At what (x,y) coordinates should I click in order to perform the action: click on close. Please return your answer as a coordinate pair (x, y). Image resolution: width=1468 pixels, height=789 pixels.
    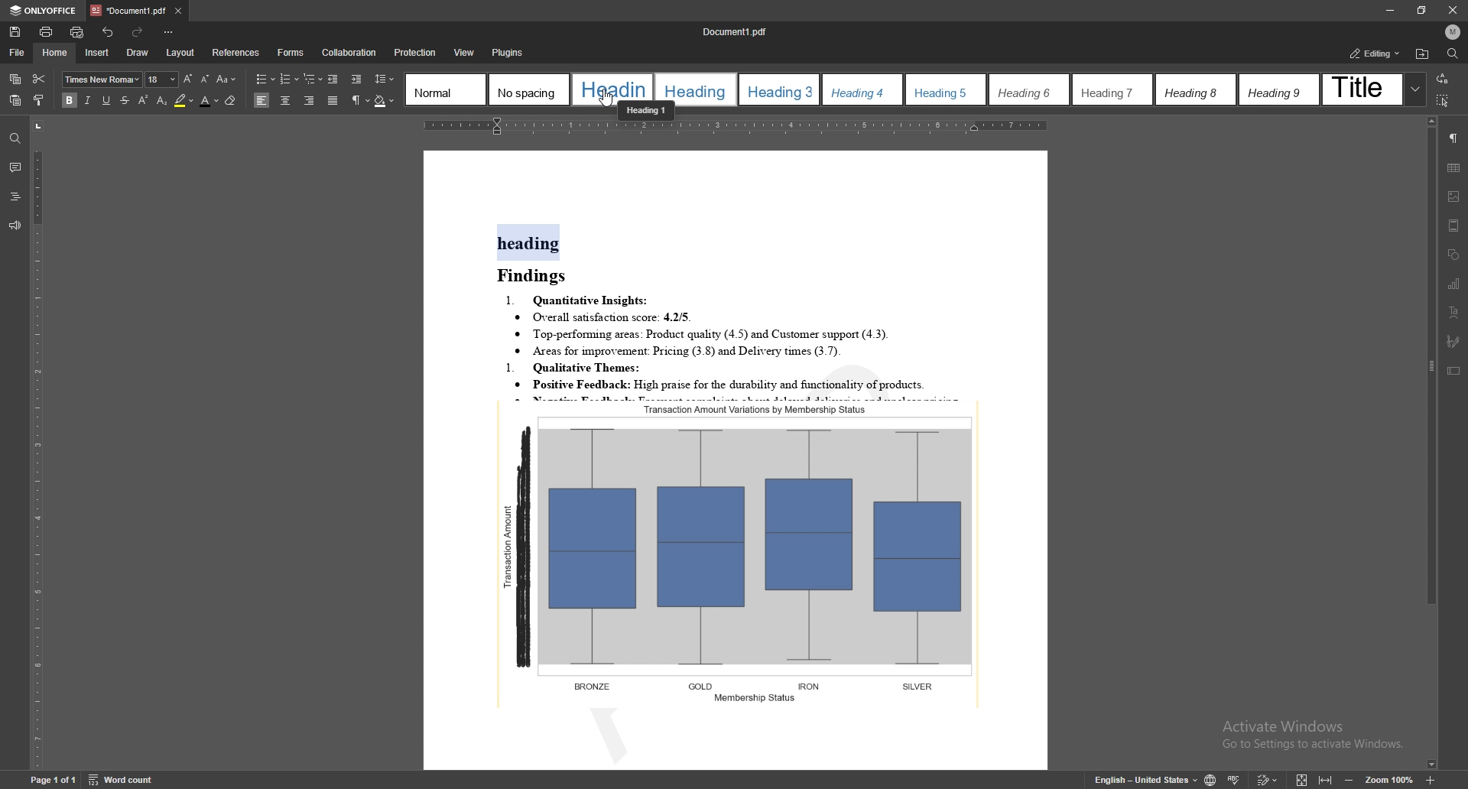
    Looking at the image, I should click on (1454, 11).